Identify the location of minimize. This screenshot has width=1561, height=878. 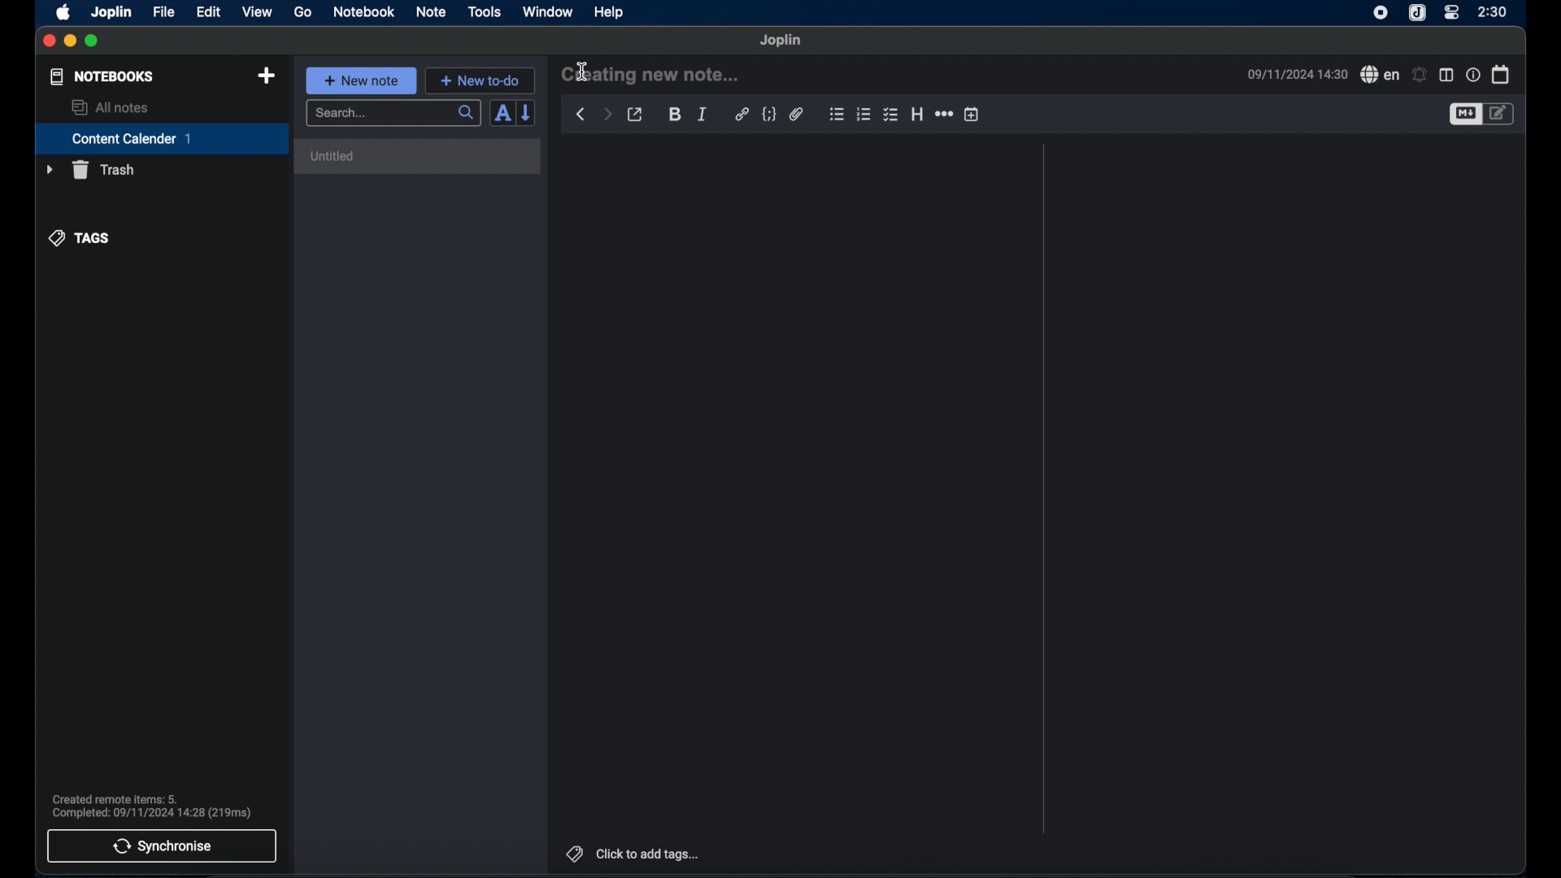
(69, 41).